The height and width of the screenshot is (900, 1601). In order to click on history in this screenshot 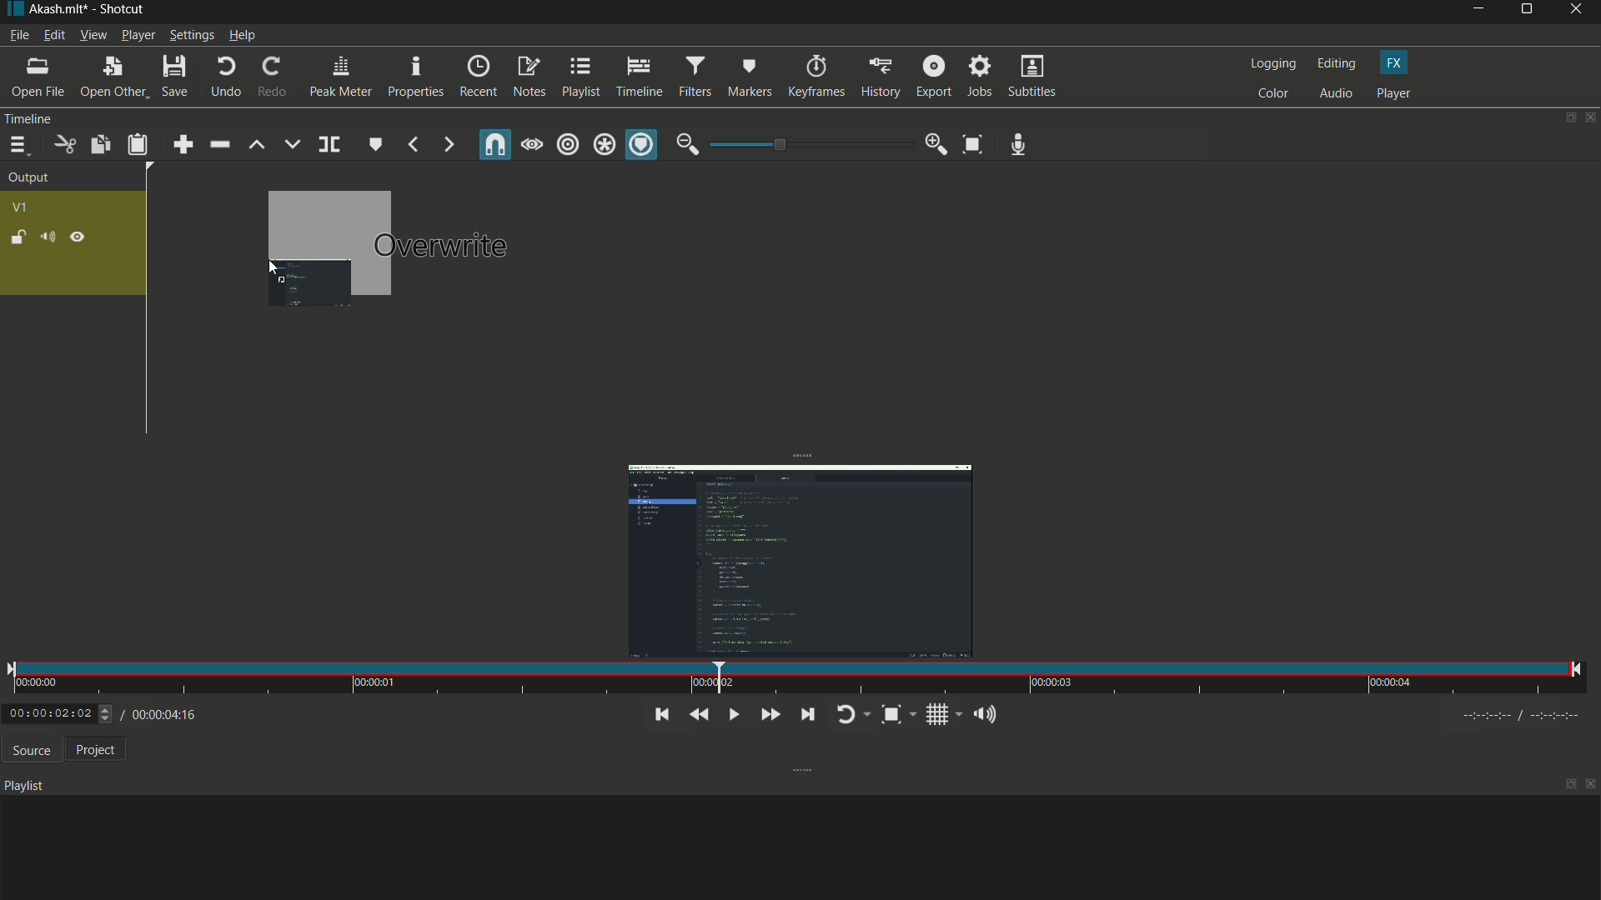, I will do `click(880, 78)`.